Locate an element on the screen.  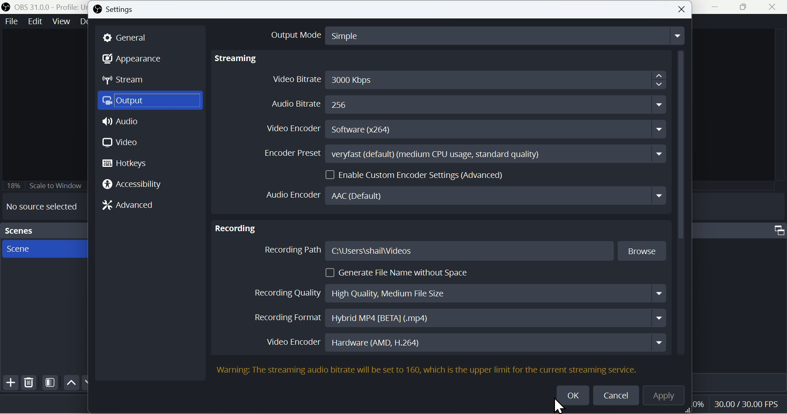
Audio is located at coordinates (122, 124).